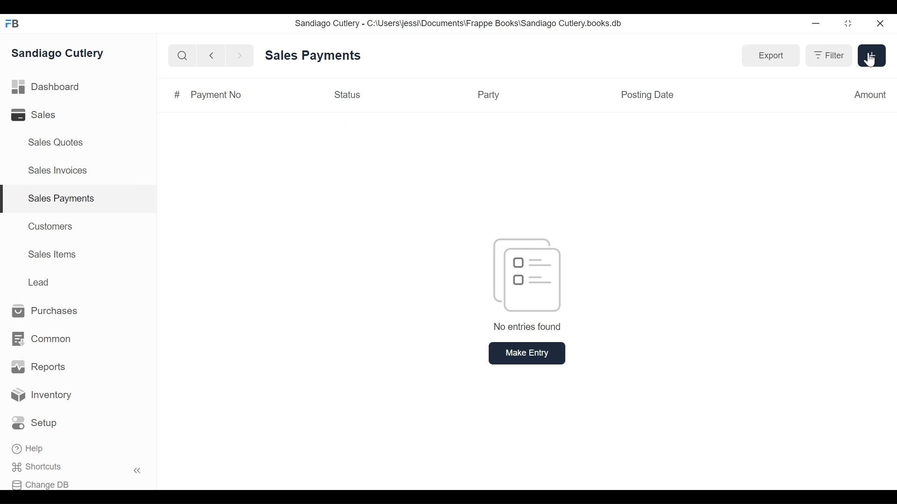  What do you see at coordinates (55, 142) in the screenshot?
I see `Sales Quotes` at bounding box center [55, 142].